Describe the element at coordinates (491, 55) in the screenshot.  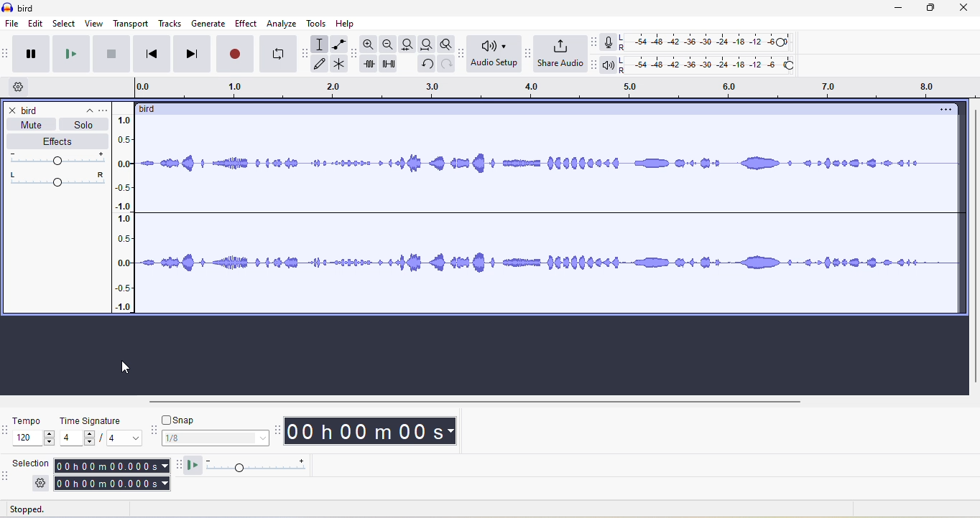
I see `audio setup` at that location.